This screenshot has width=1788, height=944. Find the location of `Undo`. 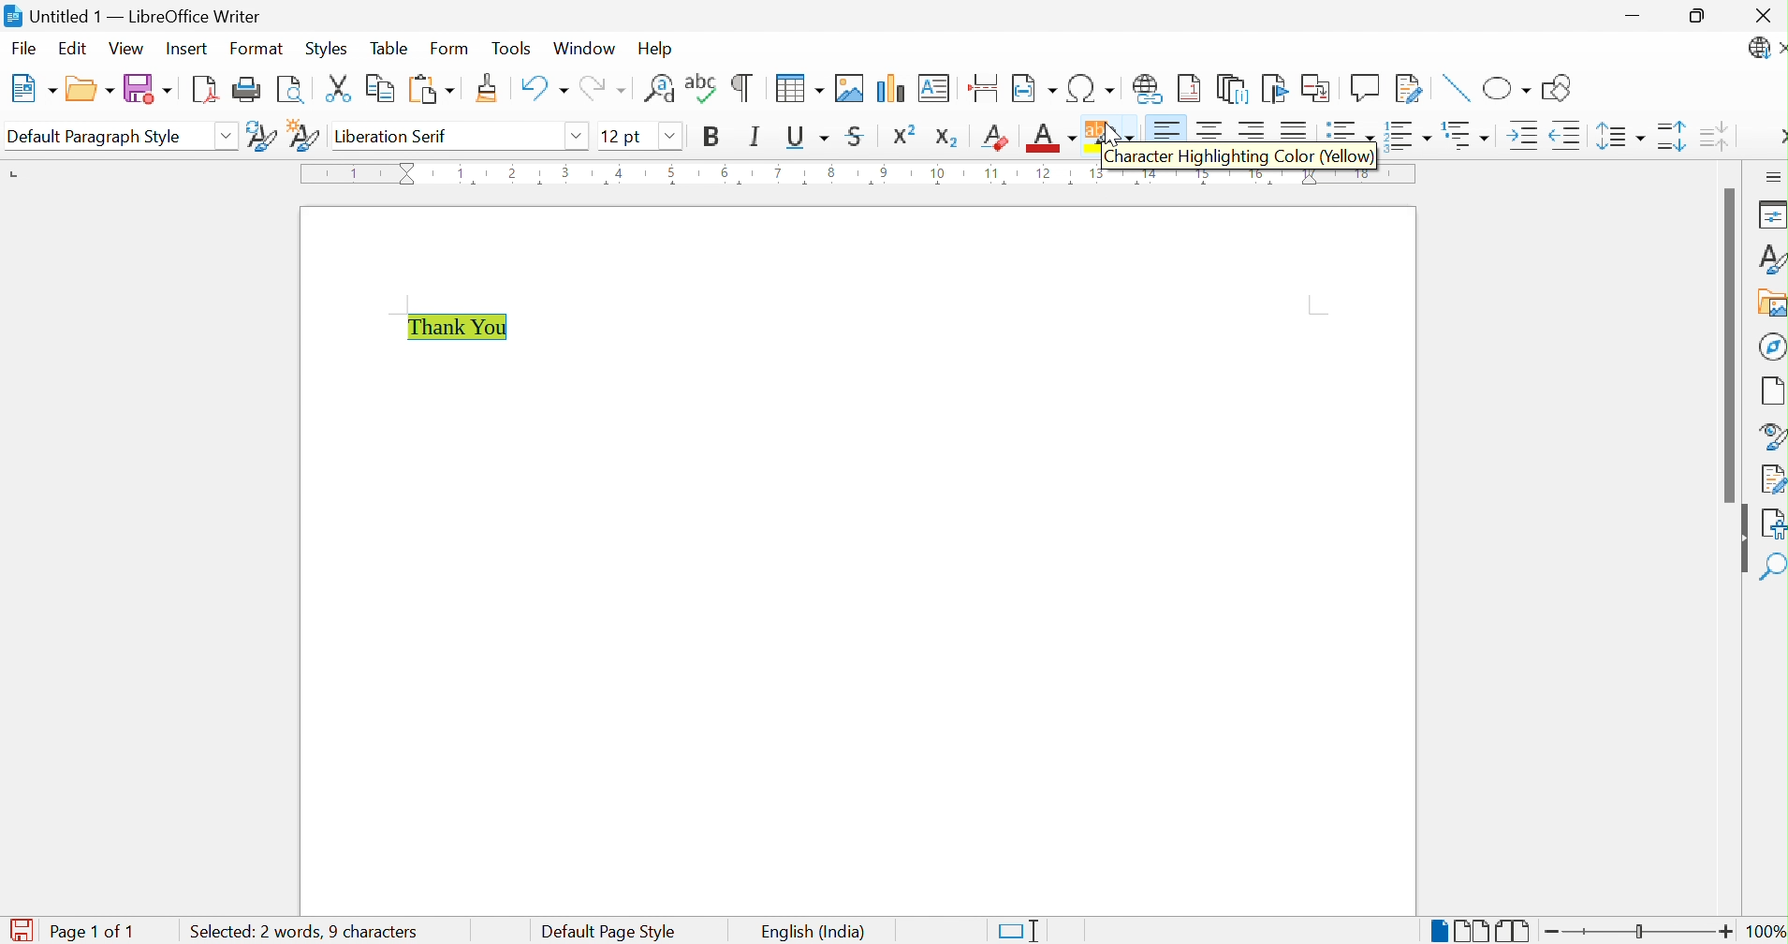

Undo is located at coordinates (544, 89).